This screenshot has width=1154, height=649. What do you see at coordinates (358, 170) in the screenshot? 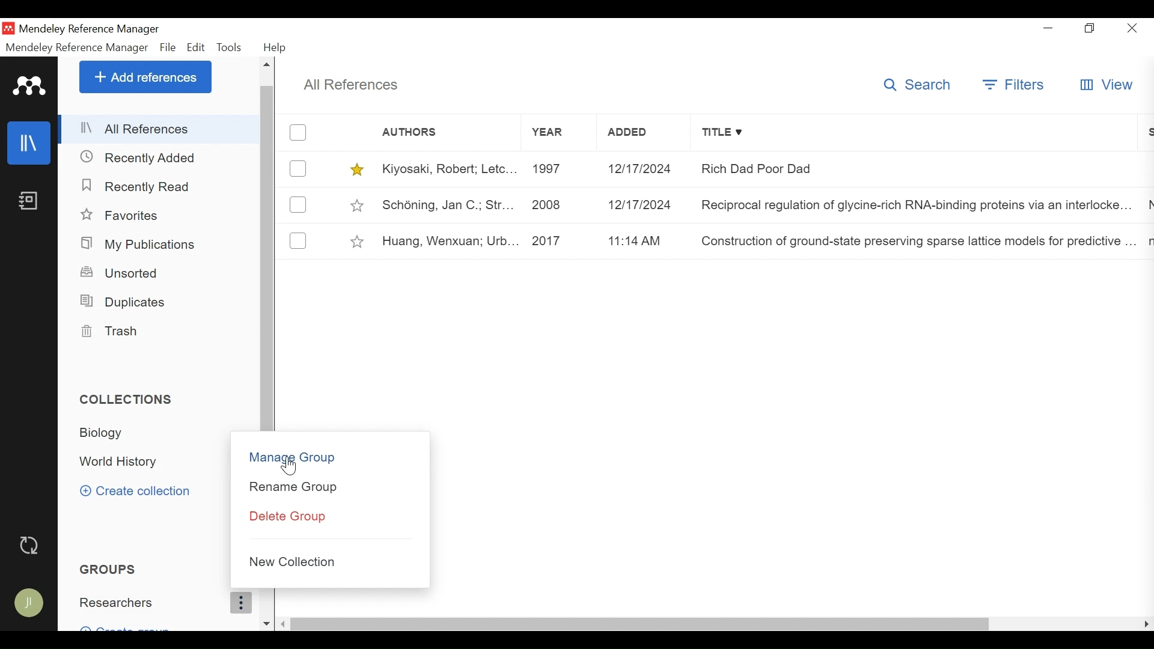
I see `toggle Favorites` at bounding box center [358, 170].